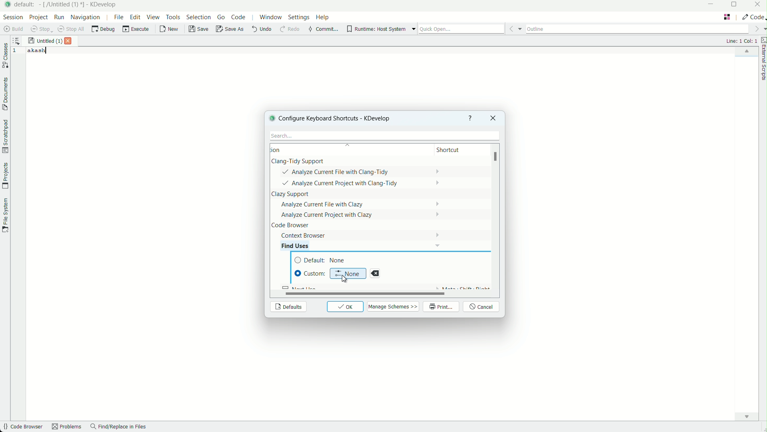 This screenshot has width=767, height=432. I want to click on actions, so click(353, 199).